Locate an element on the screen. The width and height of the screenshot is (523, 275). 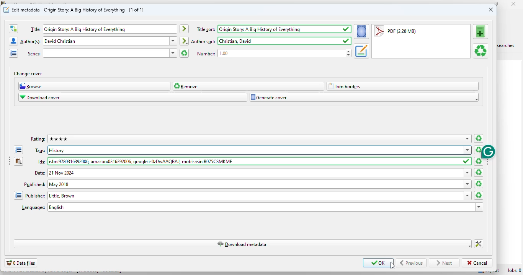
text is located at coordinates (31, 41).